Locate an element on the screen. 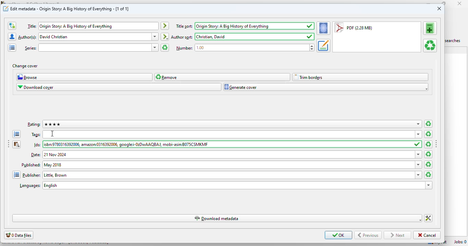  paste is located at coordinates (16, 144).